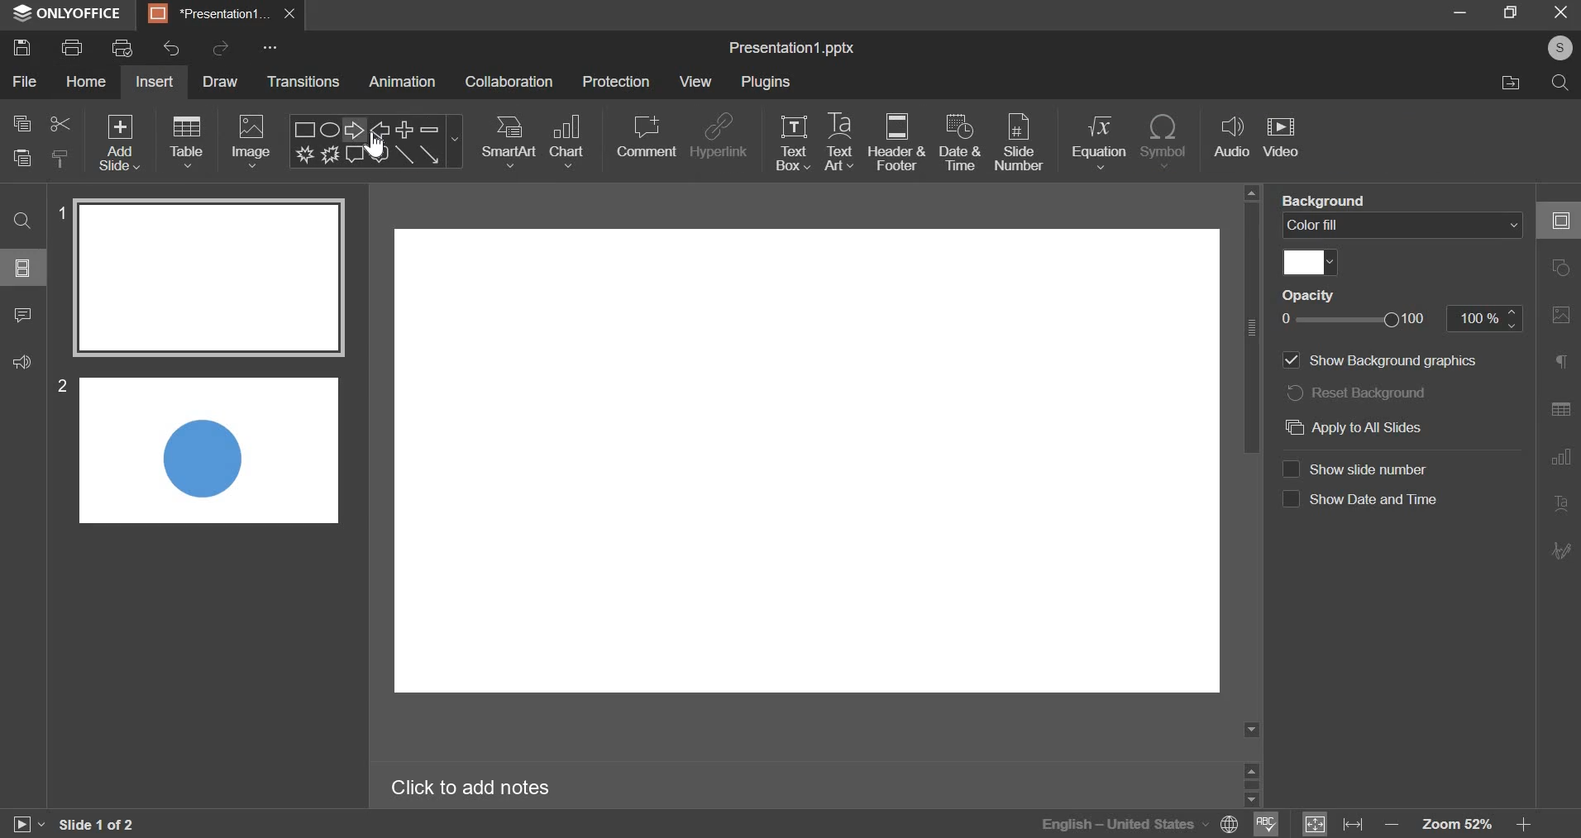 The image size is (1581, 838). Describe the element at coordinates (271, 46) in the screenshot. I see `customise quick access` at that location.